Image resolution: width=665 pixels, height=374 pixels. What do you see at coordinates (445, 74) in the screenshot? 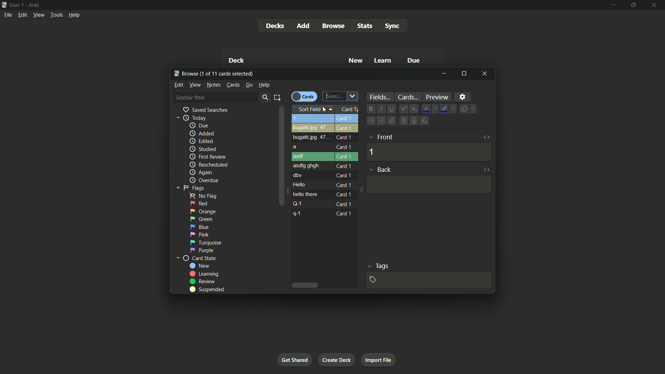
I see `minimize` at bounding box center [445, 74].